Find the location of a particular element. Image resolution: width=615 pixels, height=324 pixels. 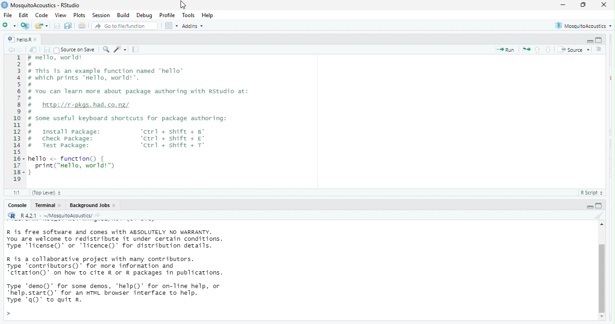

print the current file is located at coordinates (81, 26).